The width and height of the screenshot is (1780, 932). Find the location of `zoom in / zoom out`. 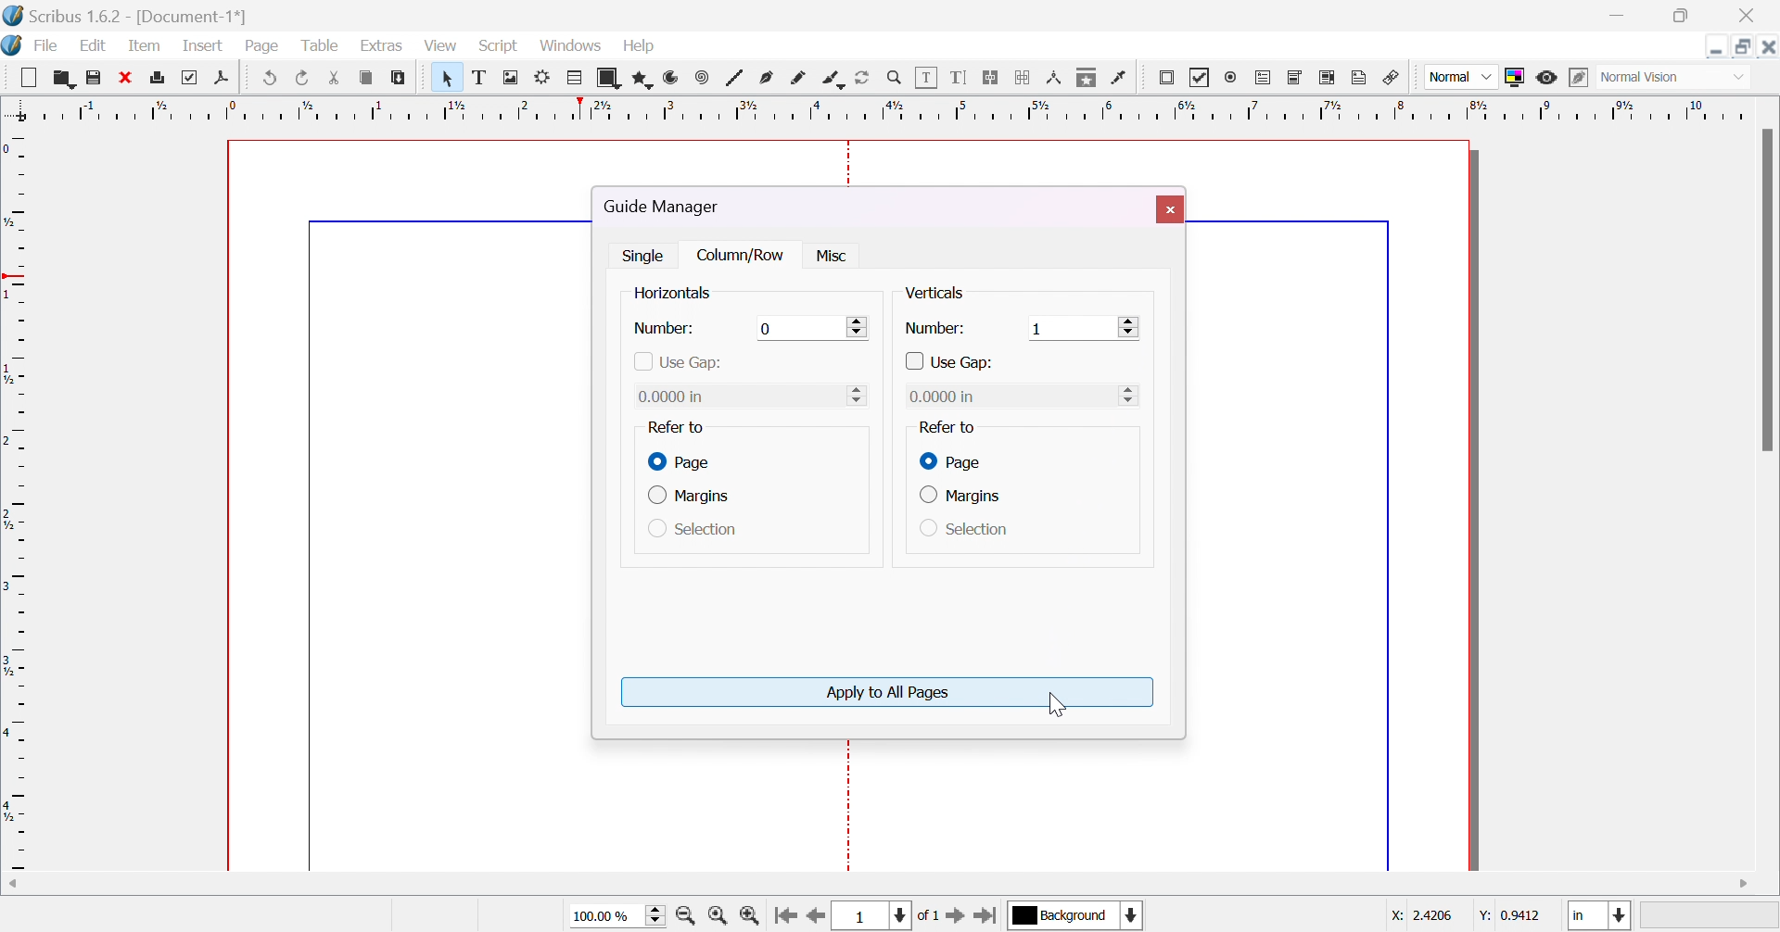

zoom in / zoom out is located at coordinates (896, 79).